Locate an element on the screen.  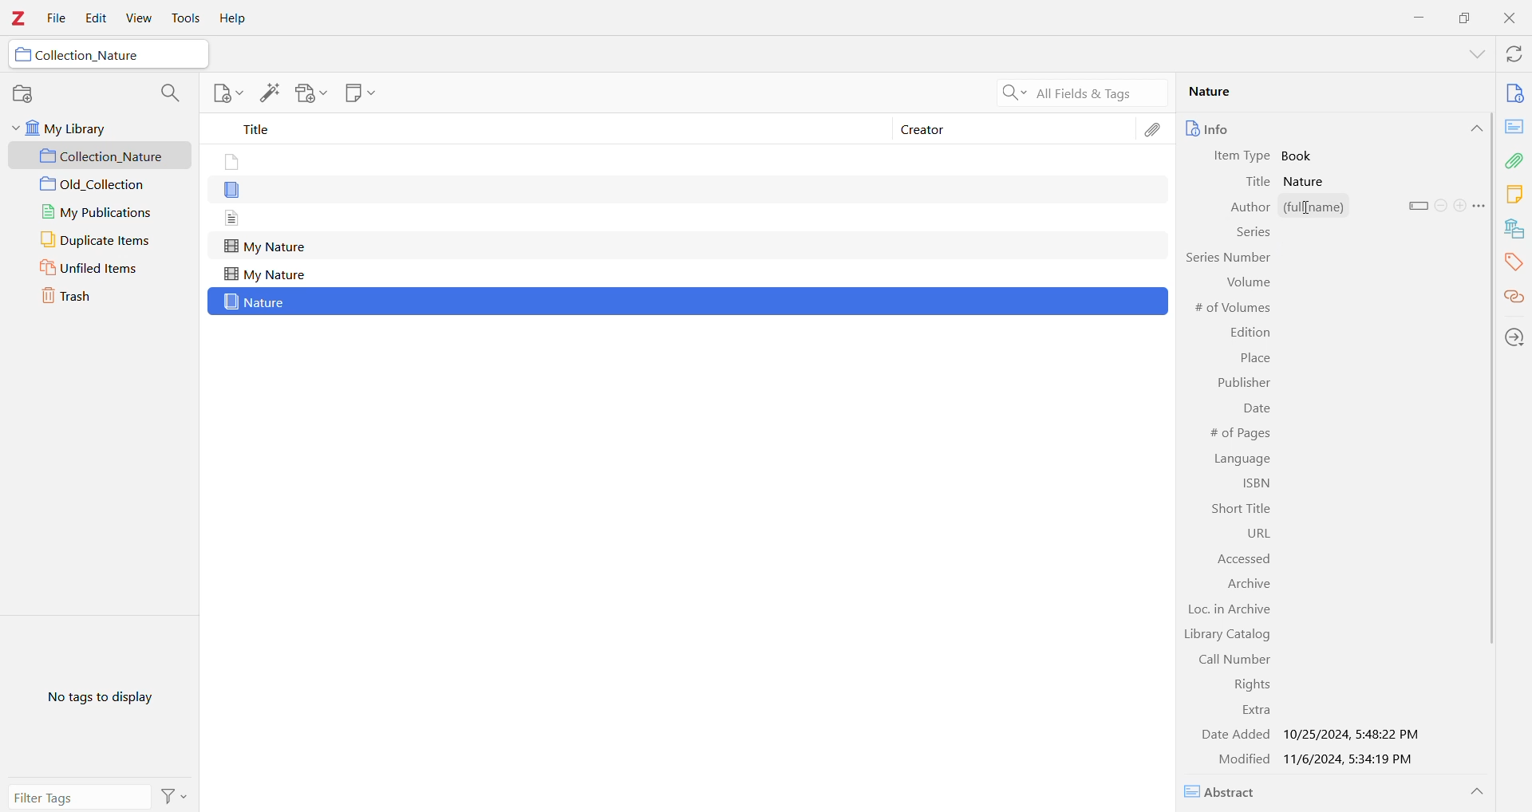
Nature is located at coordinates (1309, 182).